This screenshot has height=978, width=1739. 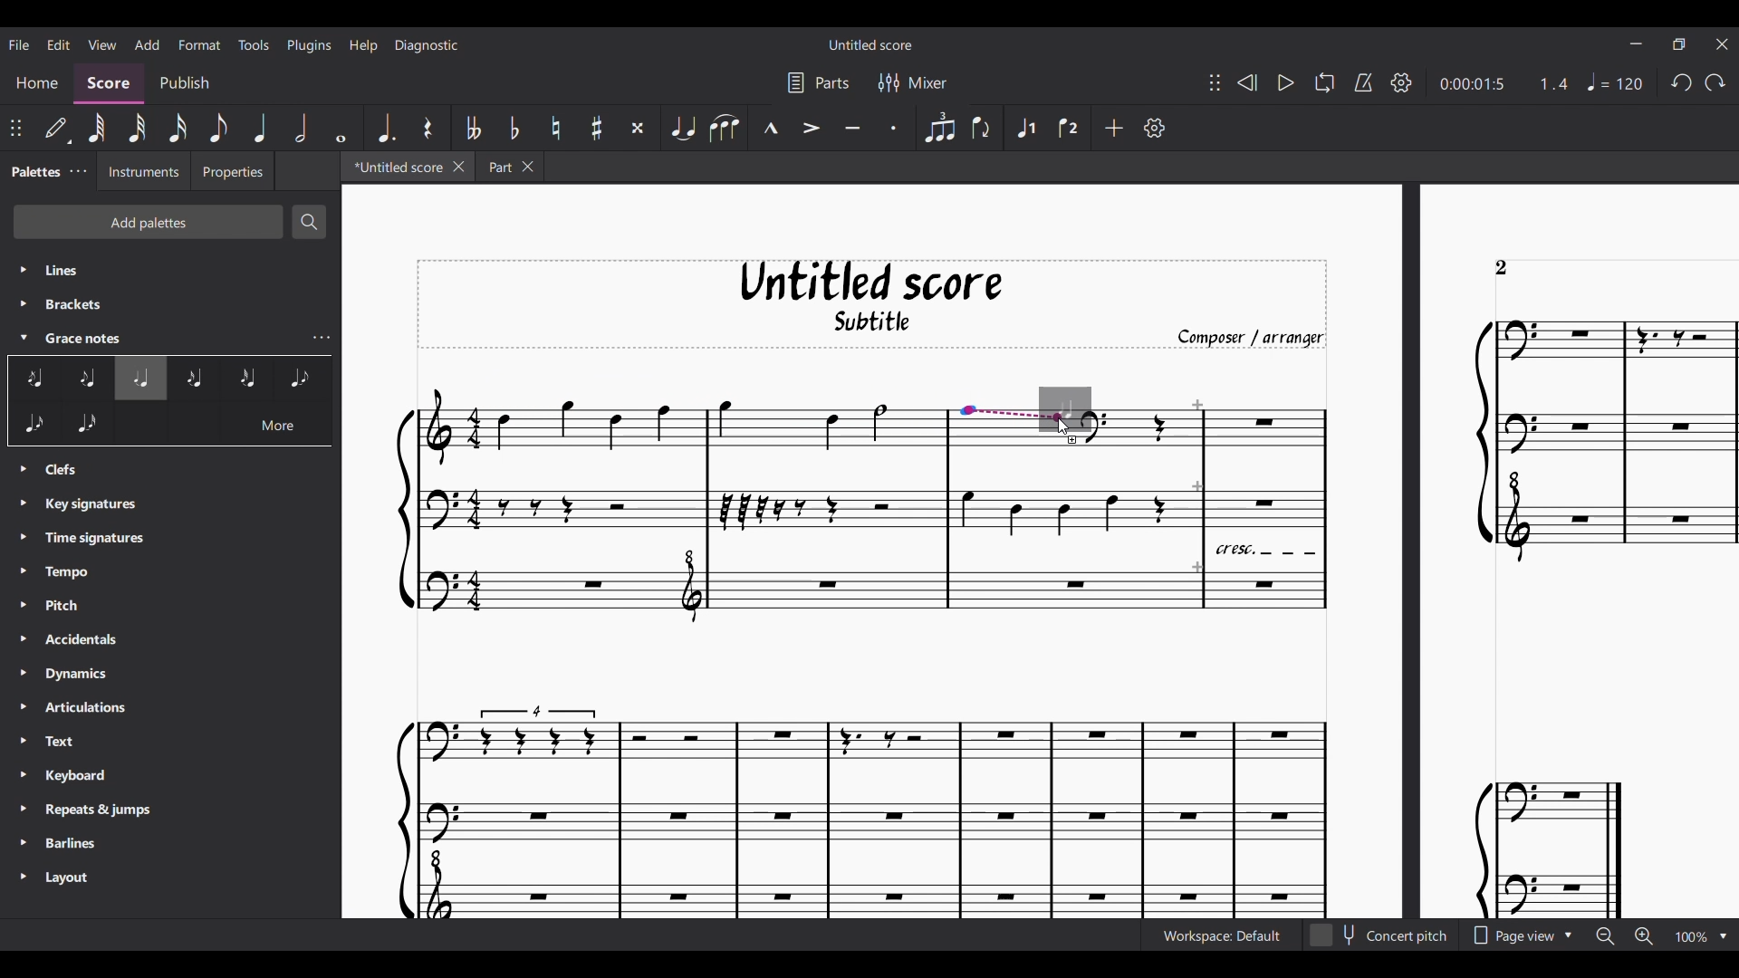 I want to click on Customize toolbar, so click(x=1155, y=128).